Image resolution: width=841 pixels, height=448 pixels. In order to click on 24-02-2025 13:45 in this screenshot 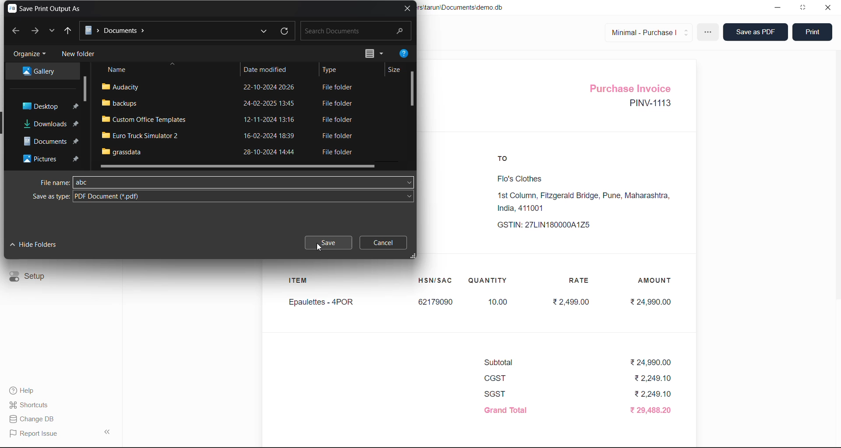, I will do `click(270, 104)`.